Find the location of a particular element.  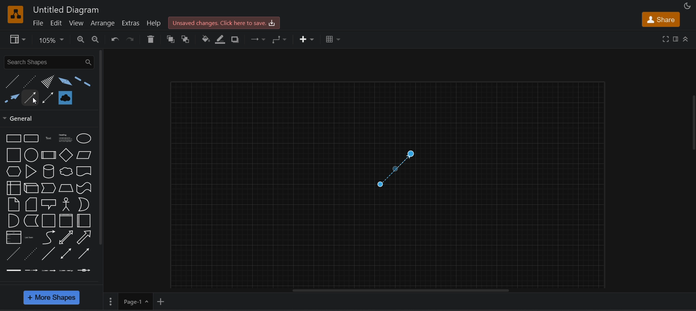

curve is located at coordinates (49, 237).